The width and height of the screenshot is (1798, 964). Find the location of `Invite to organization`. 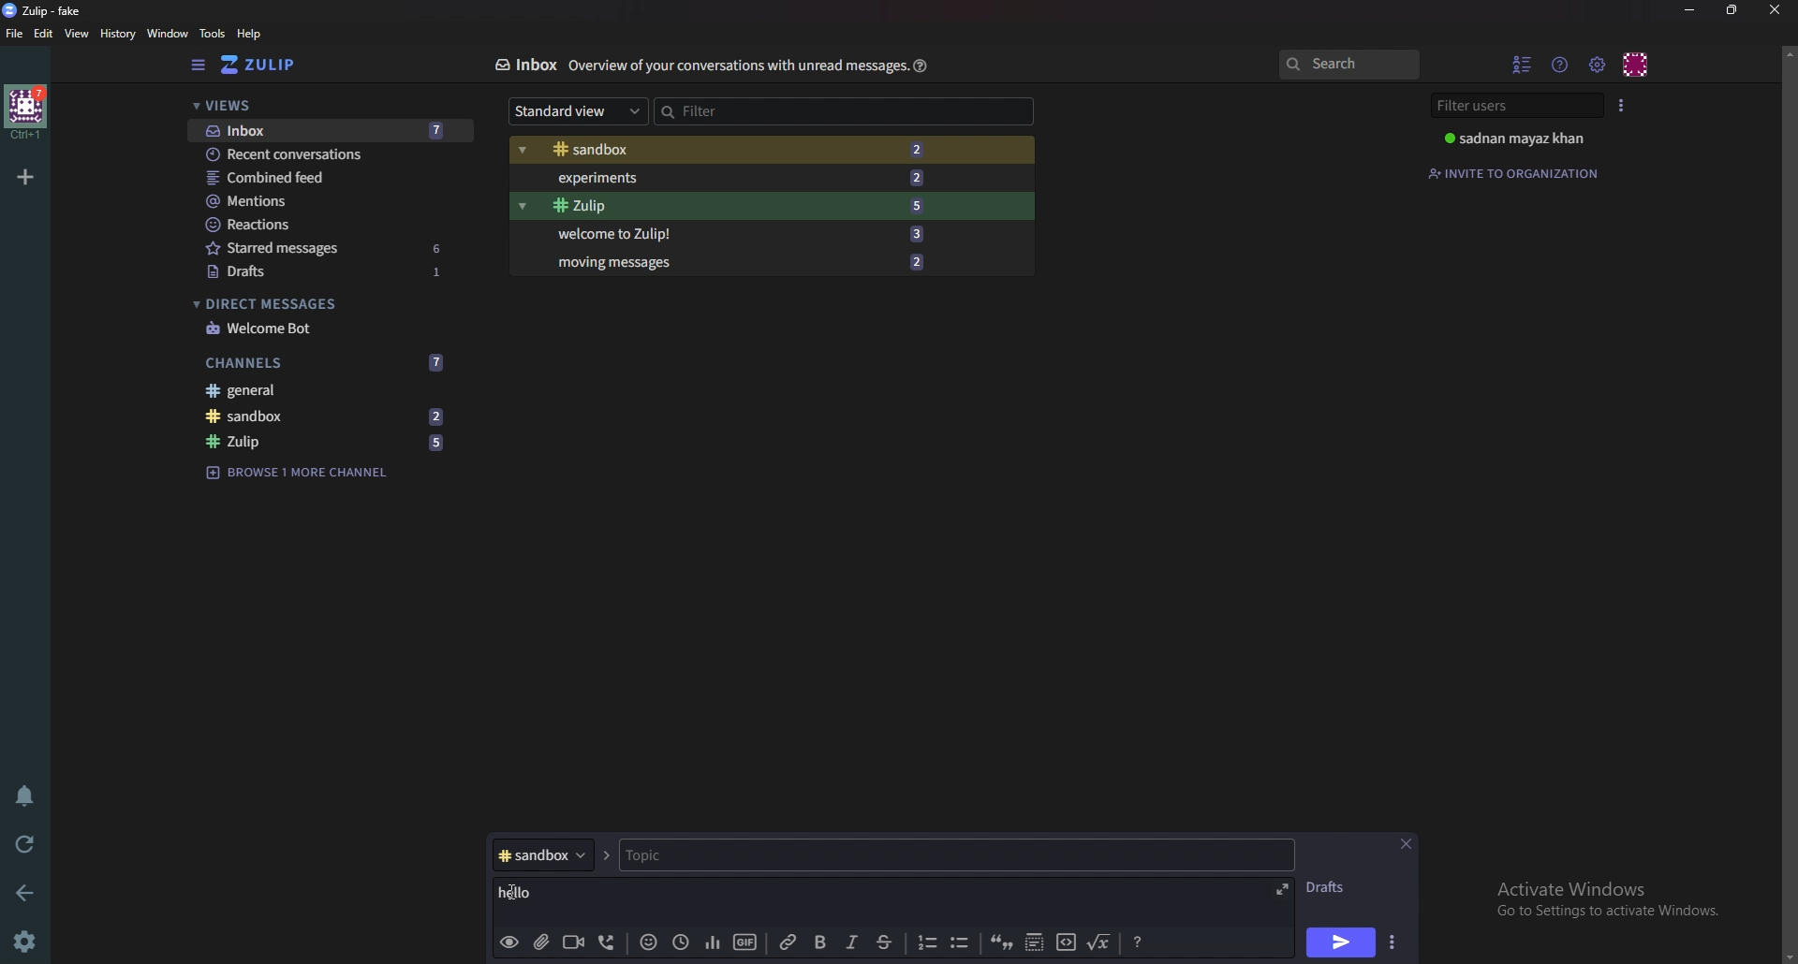

Invite to organization is located at coordinates (1520, 172).